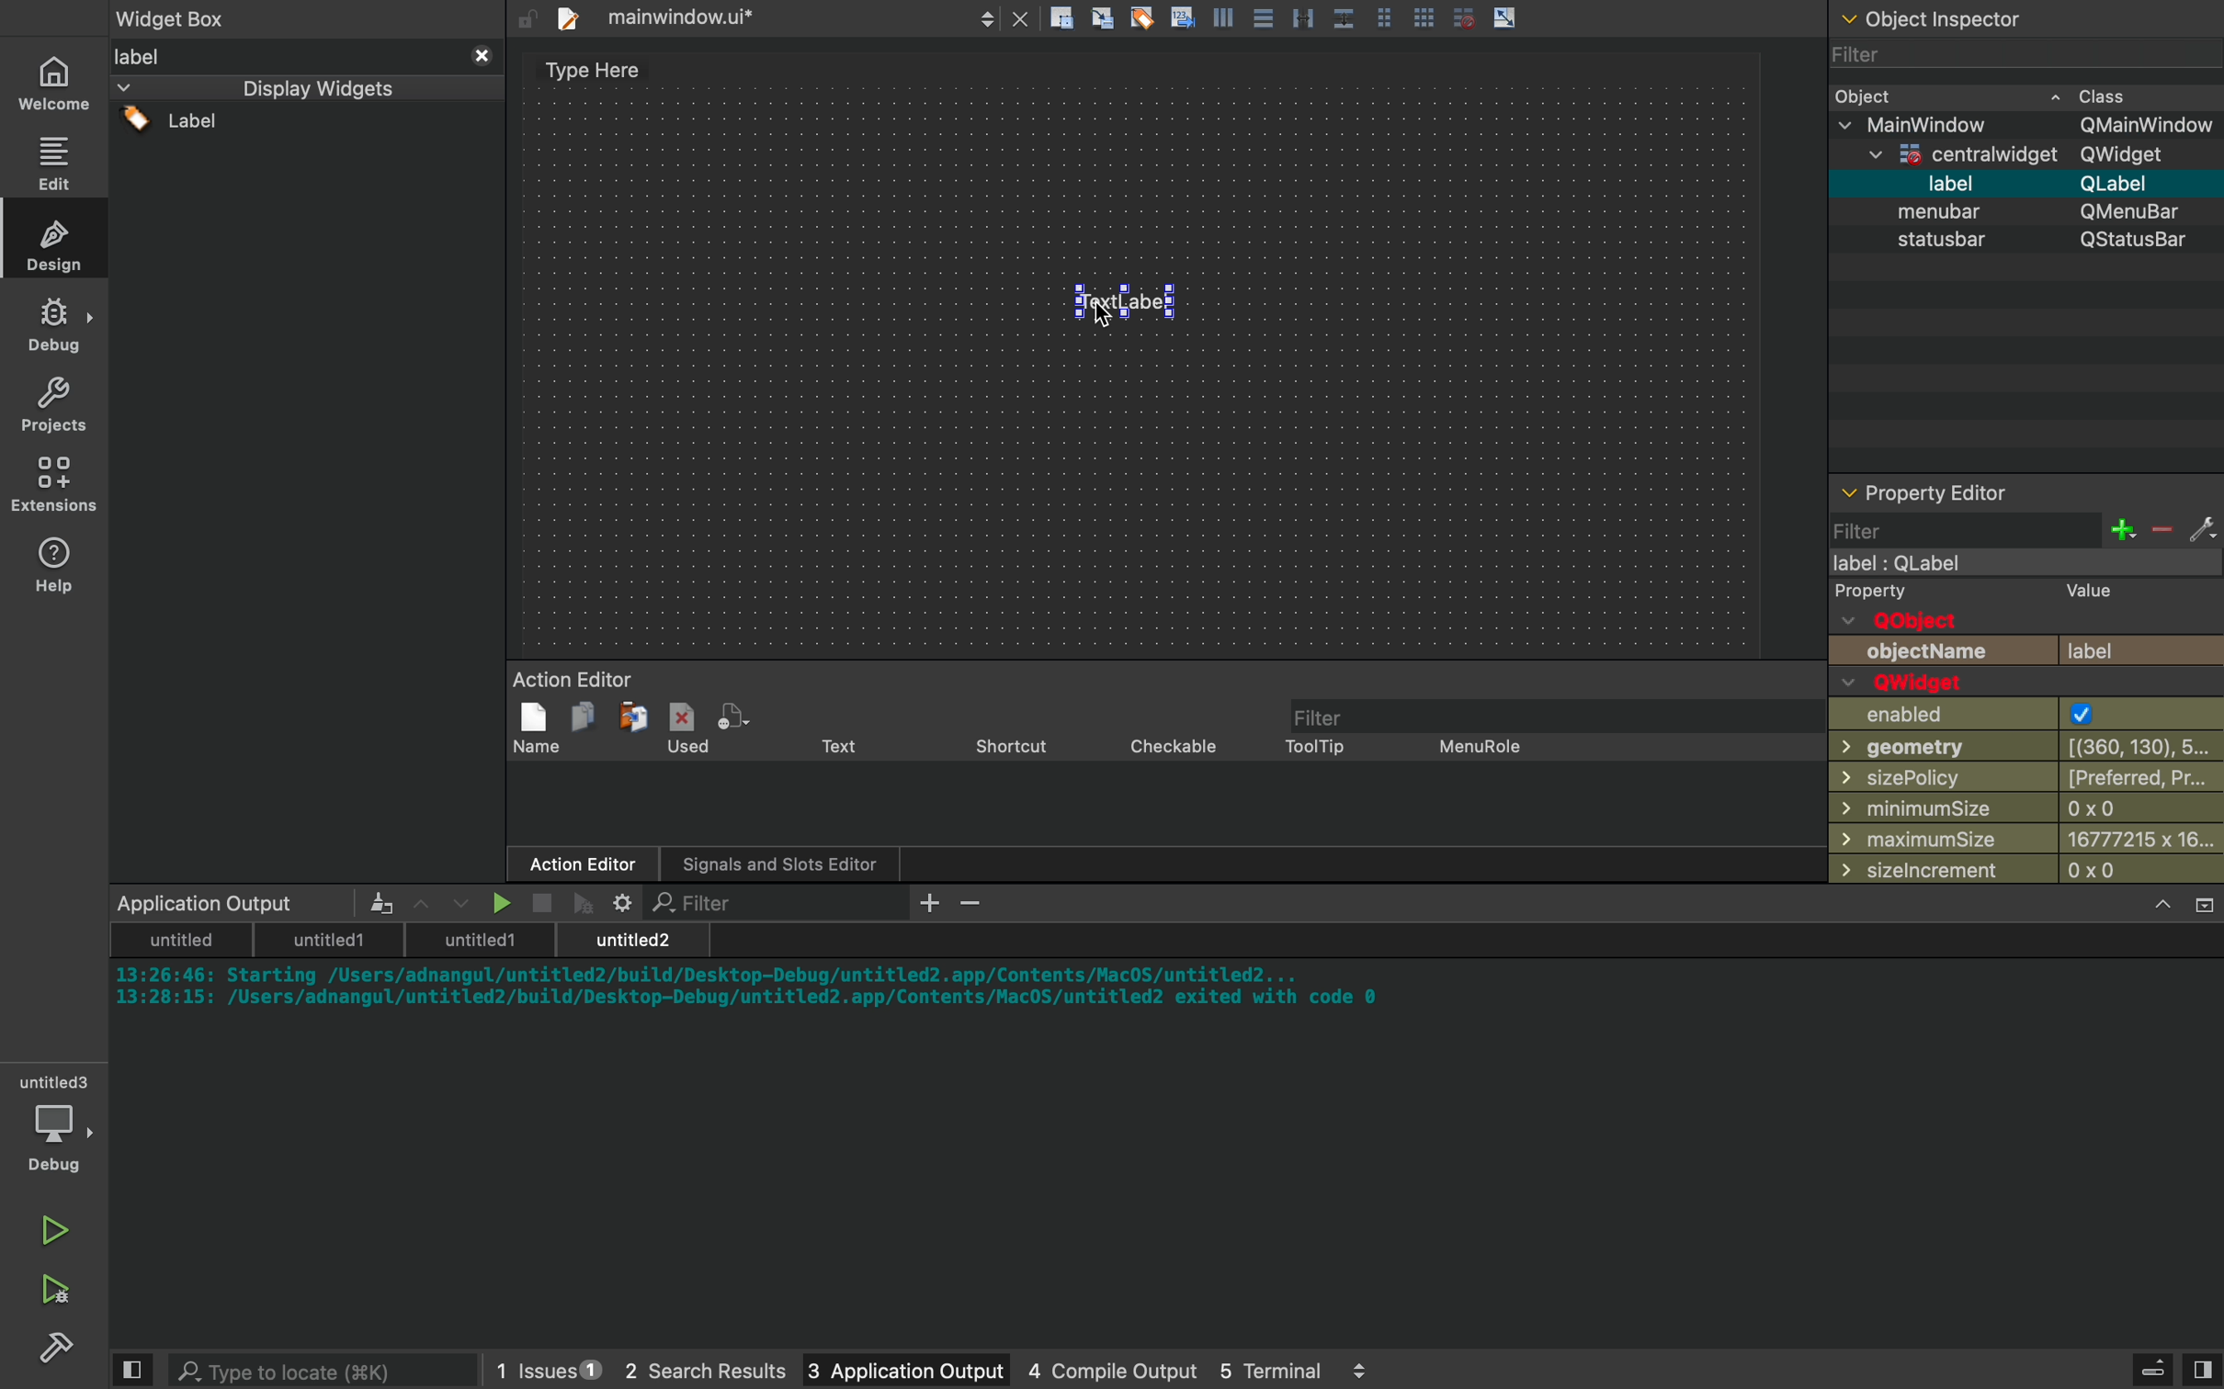 The image size is (2224, 1389). What do you see at coordinates (307, 463) in the screenshot?
I see `widgets` at bounding box center [307, 463].